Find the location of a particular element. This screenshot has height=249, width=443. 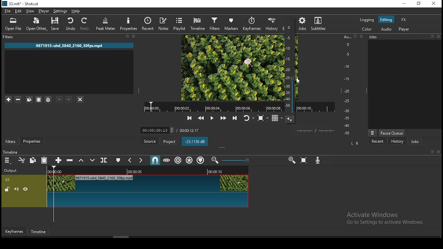

pause queue is located at coordinates (392, 133).